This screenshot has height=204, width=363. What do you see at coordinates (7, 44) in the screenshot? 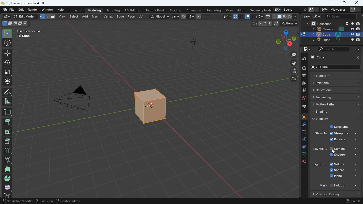
I see `aim` at bounding box center [7, 44].